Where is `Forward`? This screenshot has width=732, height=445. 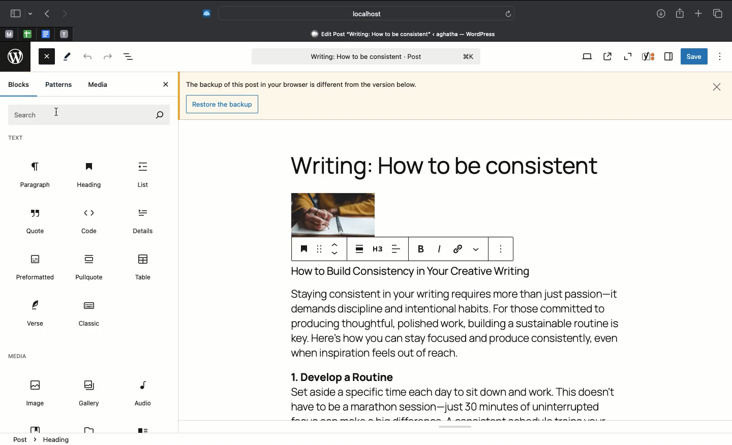
Forward is located at coordinates (107, 57).